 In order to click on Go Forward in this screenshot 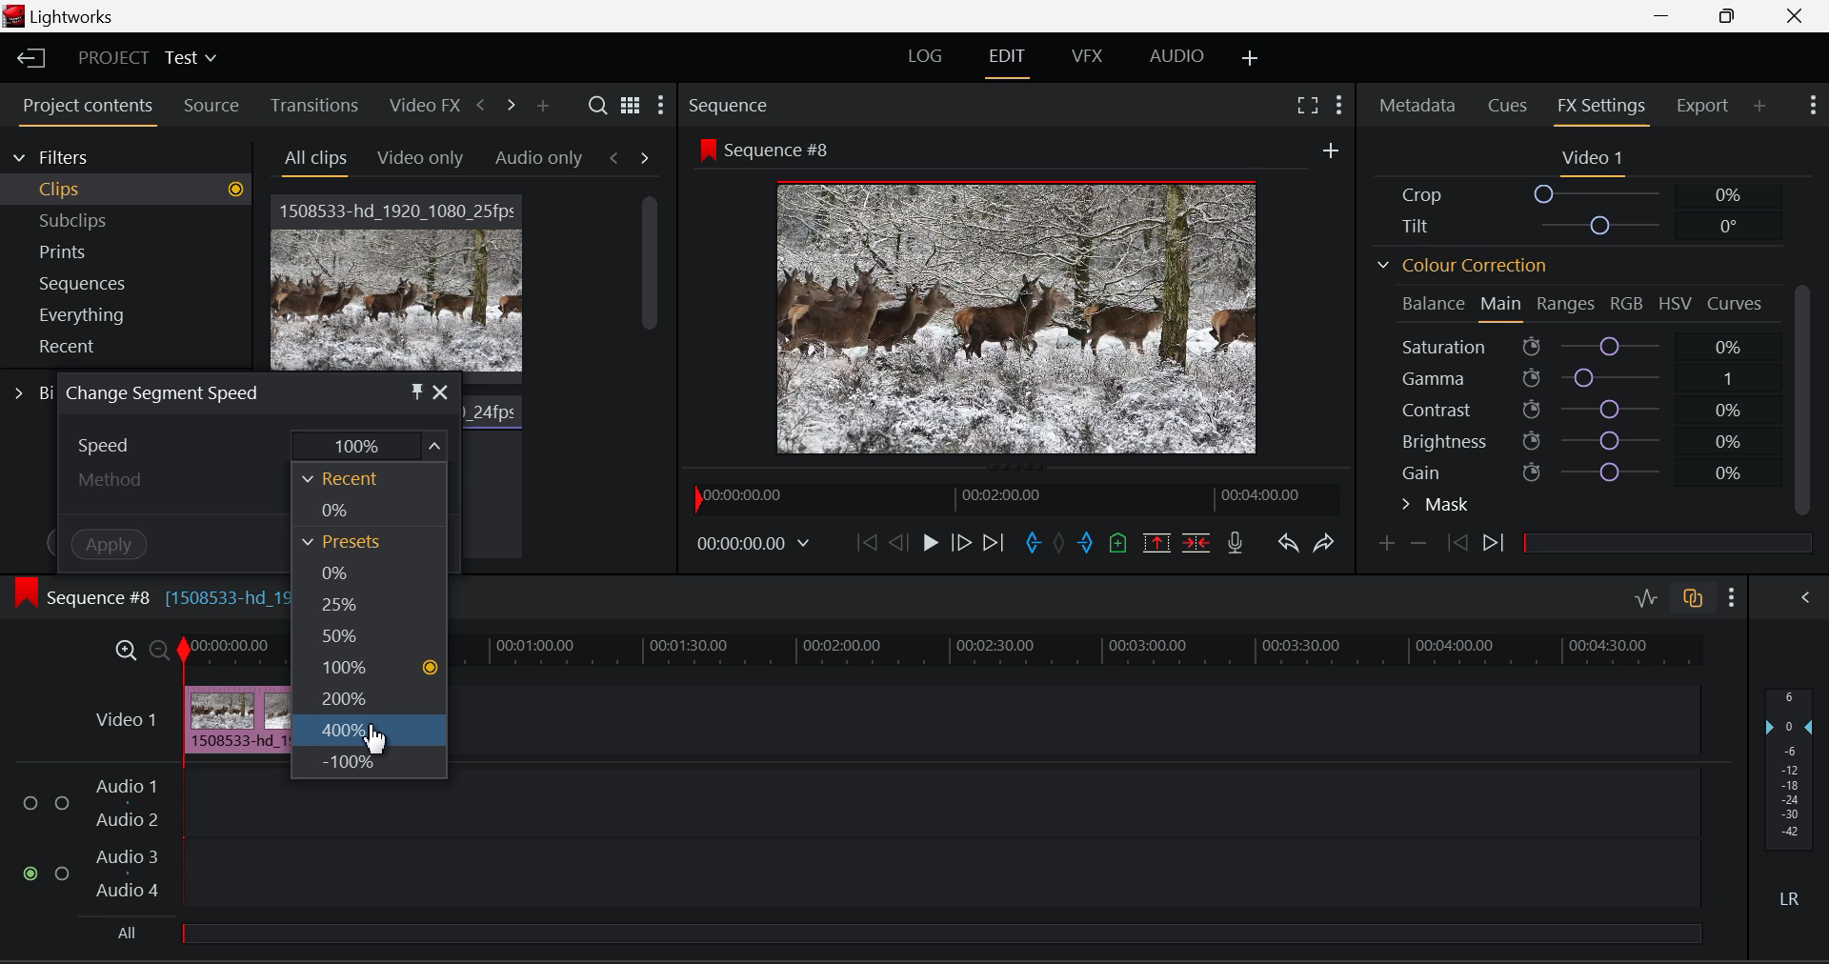, I will do `click(965, 543)`.